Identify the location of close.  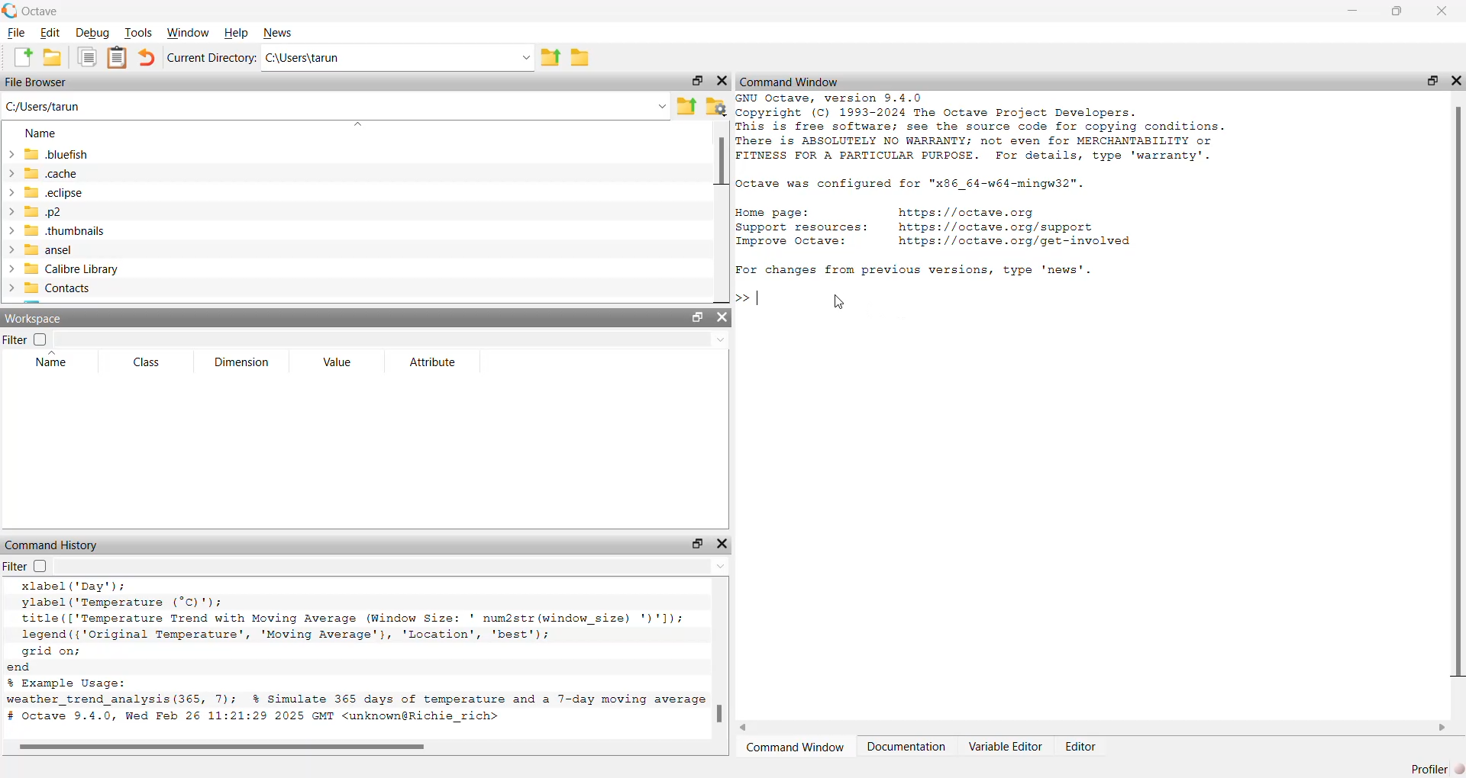
(1442, 12).